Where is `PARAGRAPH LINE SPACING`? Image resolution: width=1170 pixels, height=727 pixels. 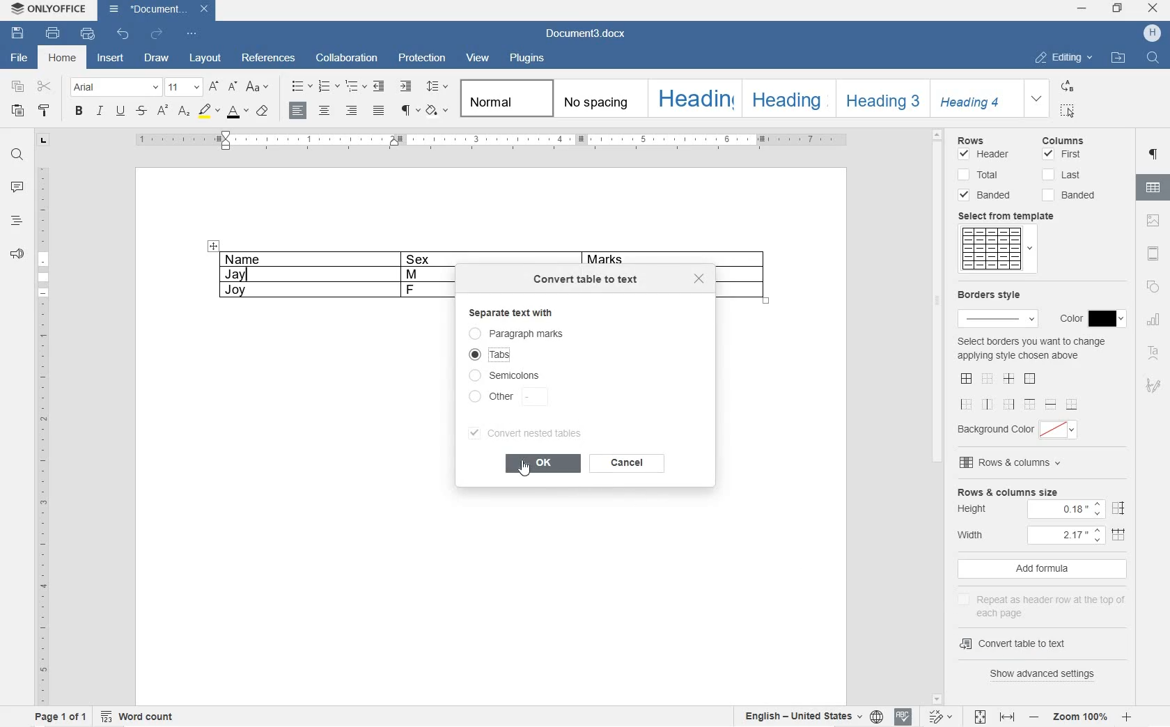 PARAGRAPH LINE SPACING is located at coordinates (437, 87).